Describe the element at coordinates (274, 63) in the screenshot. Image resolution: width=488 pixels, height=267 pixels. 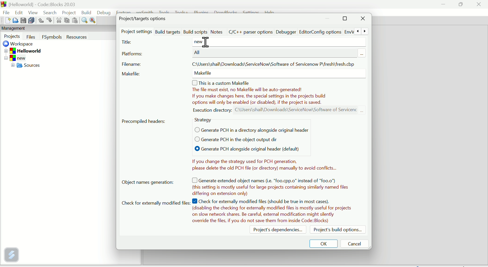
I see `File address` at that location.